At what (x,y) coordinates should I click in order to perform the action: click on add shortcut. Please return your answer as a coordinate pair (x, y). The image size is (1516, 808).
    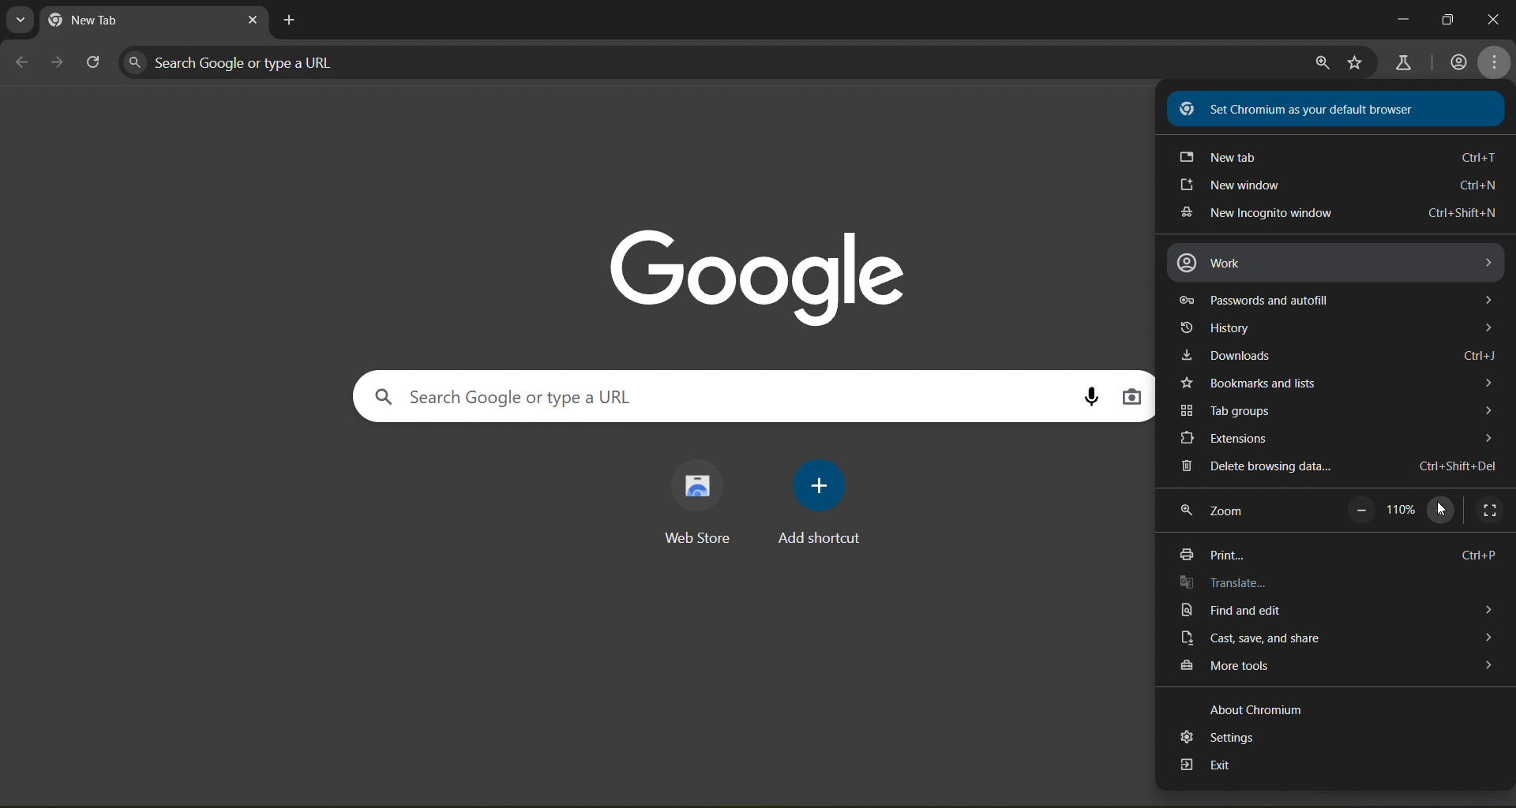
    Looking at the image, I should click on (820, 503).